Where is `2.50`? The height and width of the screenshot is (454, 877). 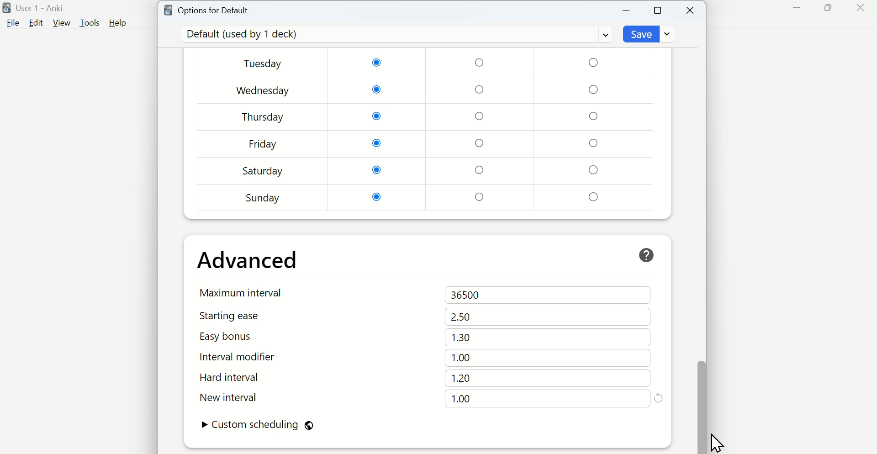
2.50 is located at coordinates (461, 317).